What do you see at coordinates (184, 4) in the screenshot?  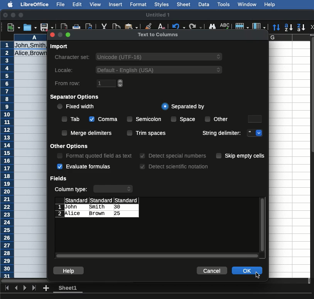 I see `Sheet` at bounding box center [184, 4].